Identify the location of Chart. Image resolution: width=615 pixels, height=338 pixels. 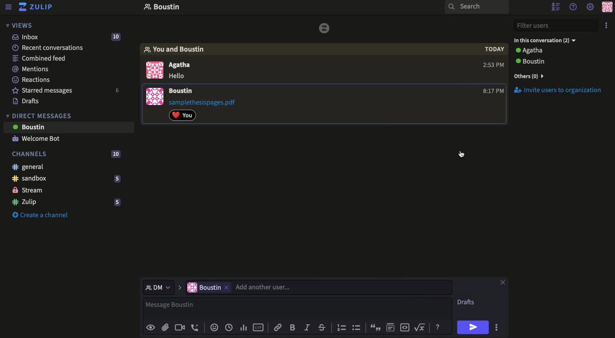
(244, 327).